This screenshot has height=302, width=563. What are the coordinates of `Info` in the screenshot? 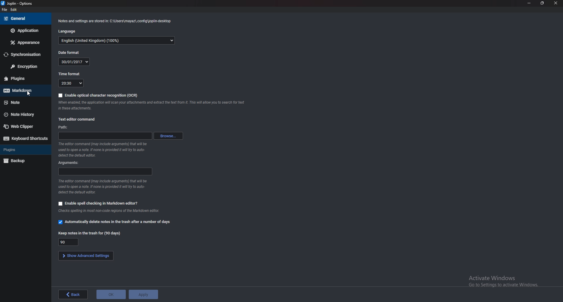 It's located at (104, 150).